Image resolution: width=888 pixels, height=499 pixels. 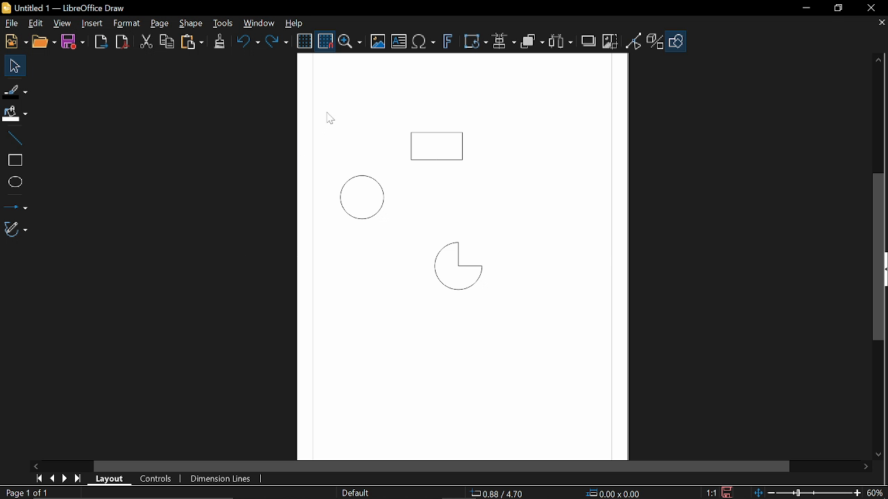 I want to click on Insert image, so click(x=377, y=42).